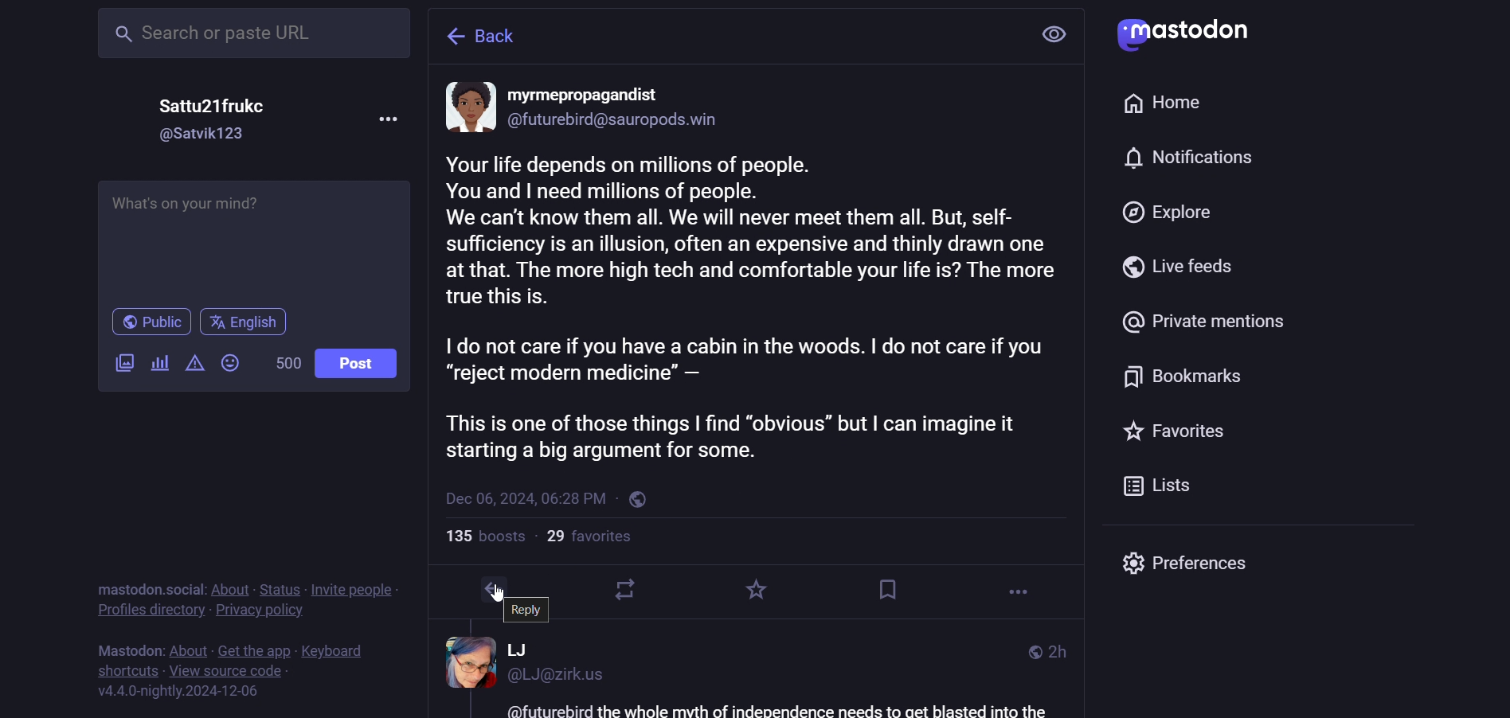 Image resolution: width=1510 pixels, height=718 pixels. Describe the element at coordinates (205, 134) in the screenshot. I see `id` at that location.